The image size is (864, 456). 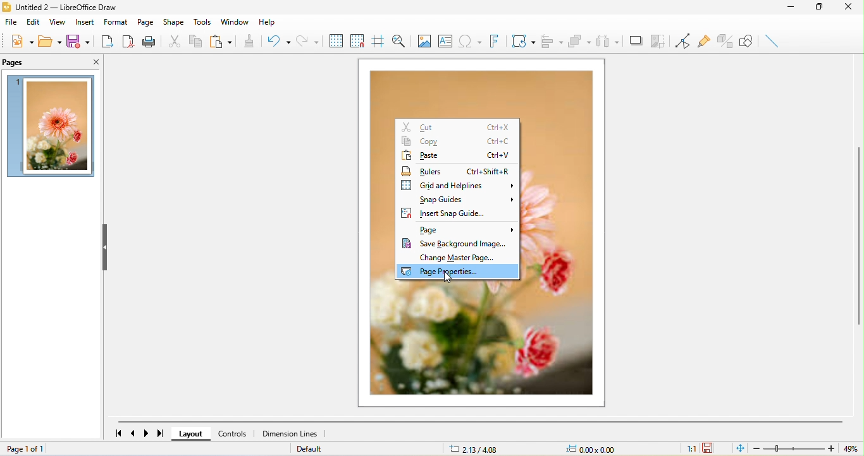 I want to click on show draw function, so click(x=747, y=41).